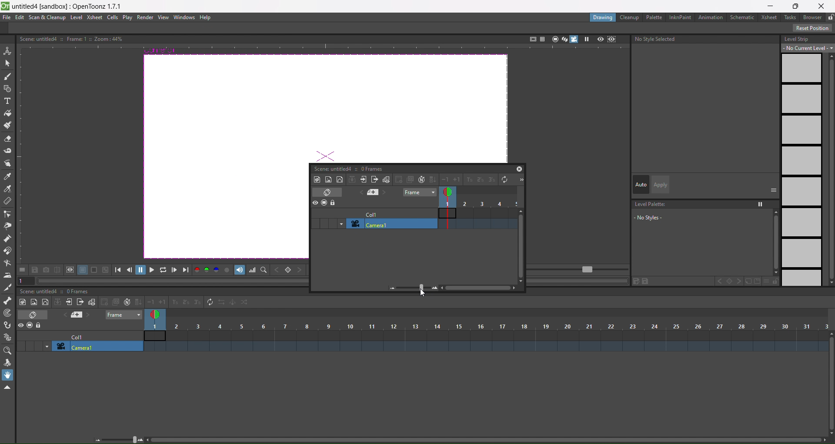 The width and height of the screenshot is (835, 444). I want to click on tape tool, so click(8, 150).